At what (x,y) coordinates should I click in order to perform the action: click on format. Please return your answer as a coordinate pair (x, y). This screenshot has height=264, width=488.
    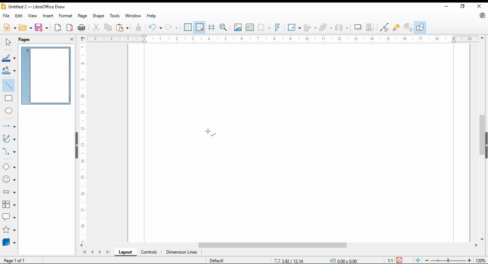
    Looking at the image, I should click on (66, 16).